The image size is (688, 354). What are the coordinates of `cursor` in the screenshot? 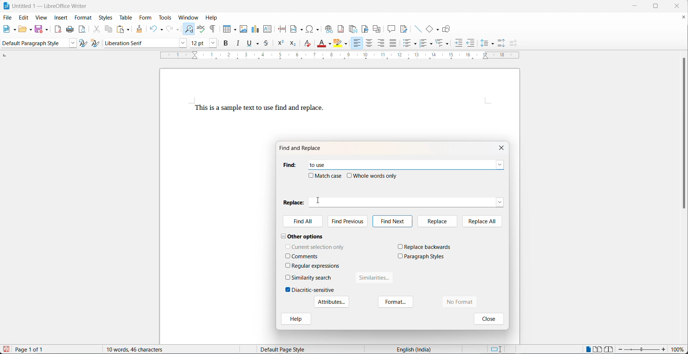 It's located at (318, 200).